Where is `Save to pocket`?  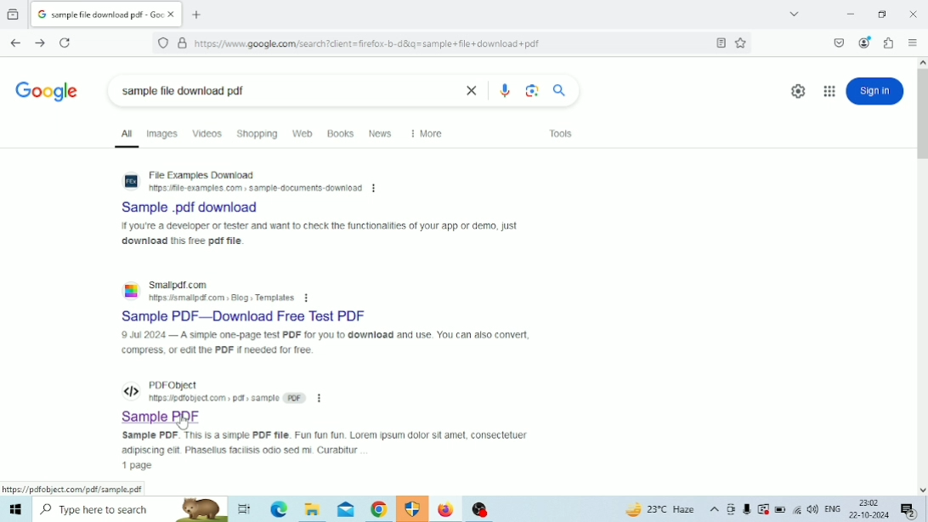 Save to pocket is located at coordinates (840, 43).